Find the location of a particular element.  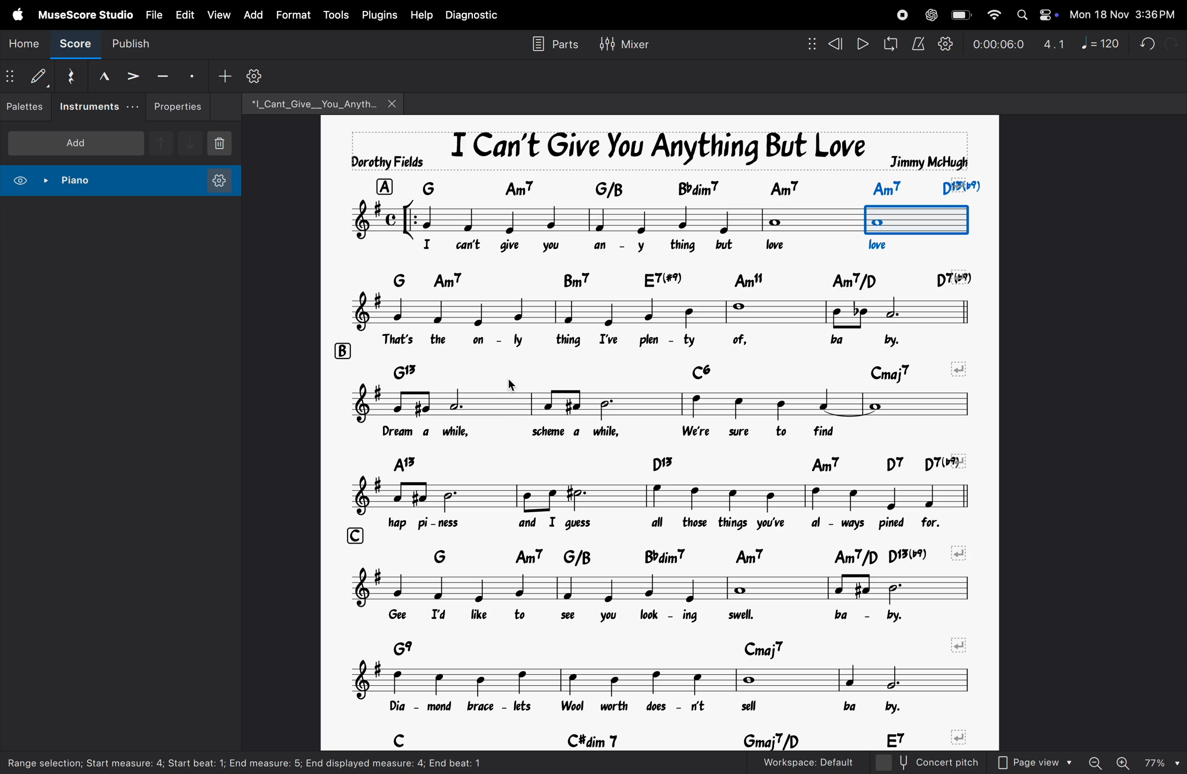

view is located at coordinates (218, 14).